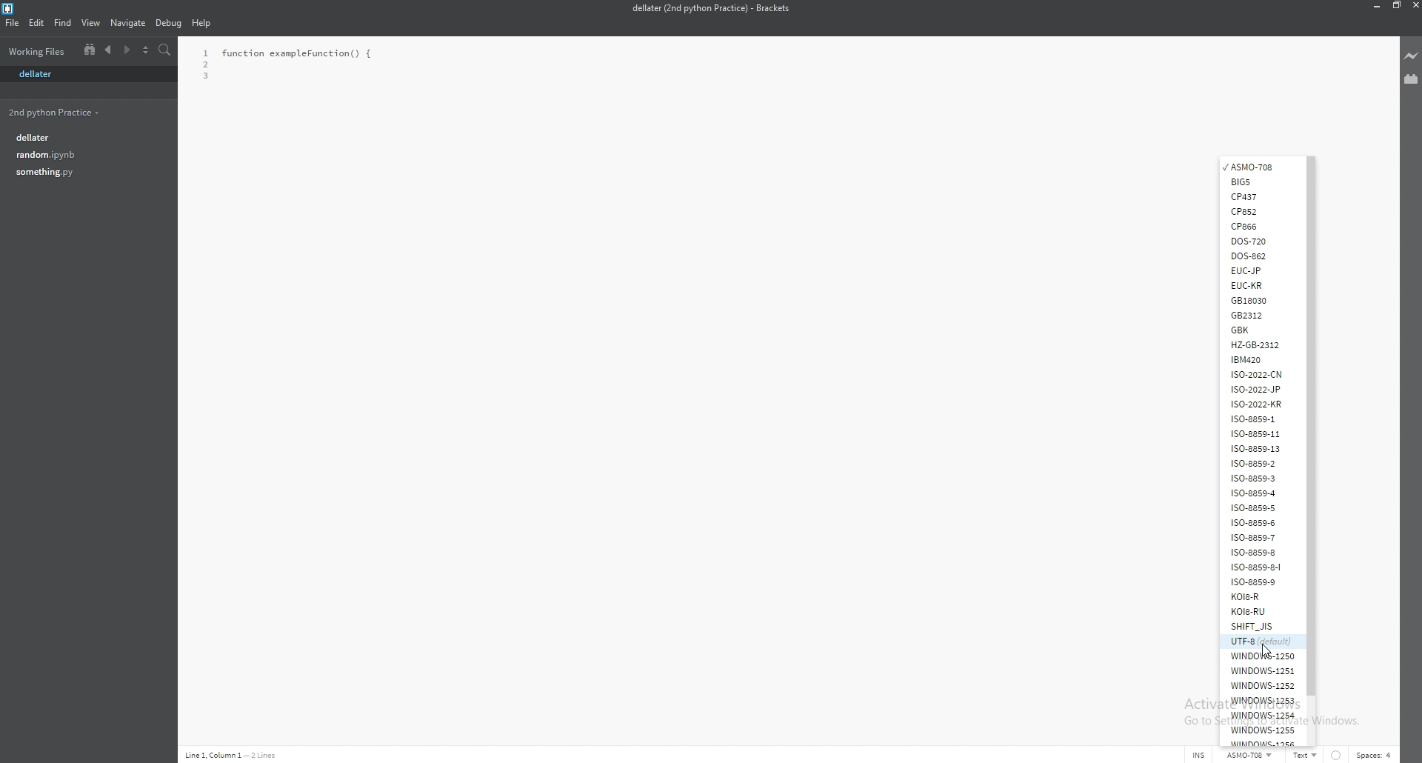 Image resolution: width=1422 pixels, height=763 pixels. I want to click on cp866, so click(1261, 225).